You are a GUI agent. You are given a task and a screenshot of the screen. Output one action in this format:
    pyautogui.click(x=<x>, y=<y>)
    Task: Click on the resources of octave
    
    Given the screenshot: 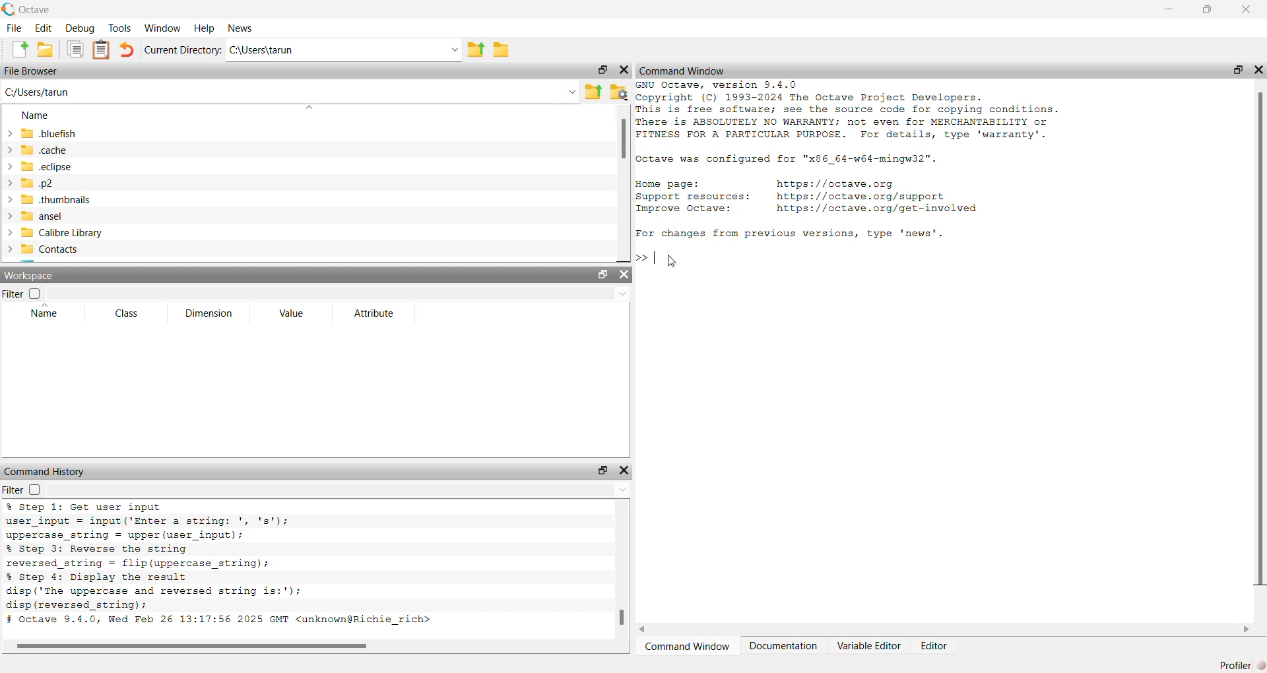 What is the action you would take?
    pyautogui.click(x=826, y=194)
    